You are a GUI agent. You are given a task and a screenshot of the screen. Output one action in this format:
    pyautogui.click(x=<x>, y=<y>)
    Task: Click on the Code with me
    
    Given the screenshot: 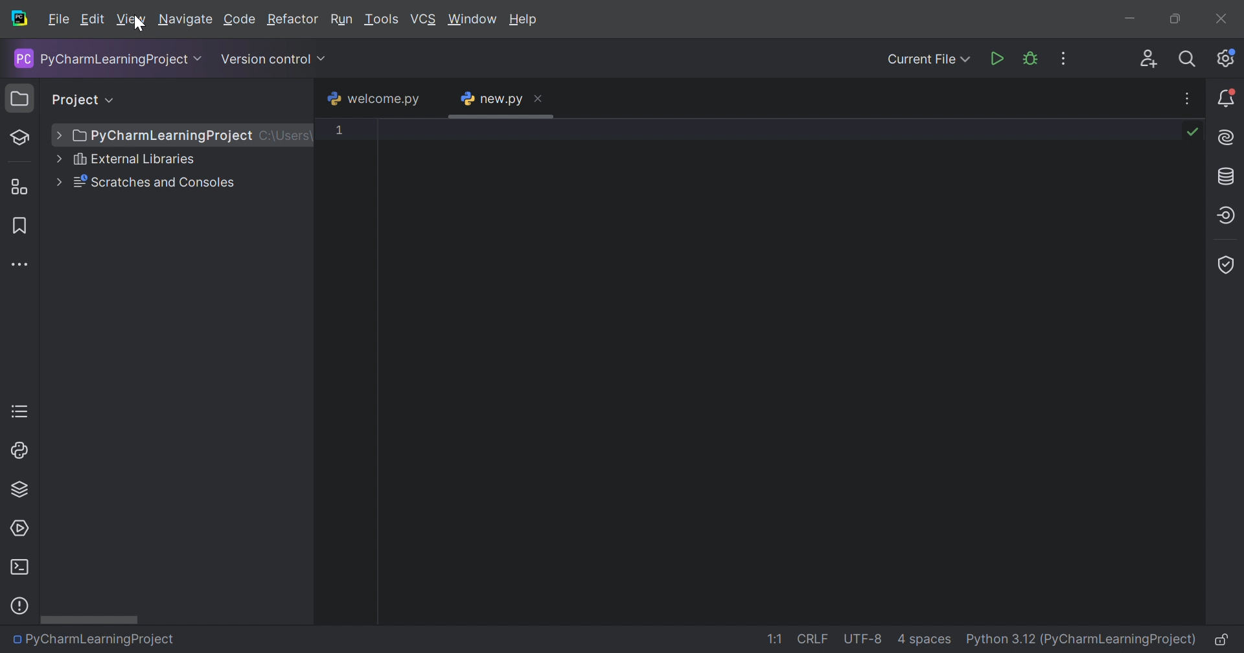 What is the action you would take?
    pyautogui.click(x=1149, y=59)
    